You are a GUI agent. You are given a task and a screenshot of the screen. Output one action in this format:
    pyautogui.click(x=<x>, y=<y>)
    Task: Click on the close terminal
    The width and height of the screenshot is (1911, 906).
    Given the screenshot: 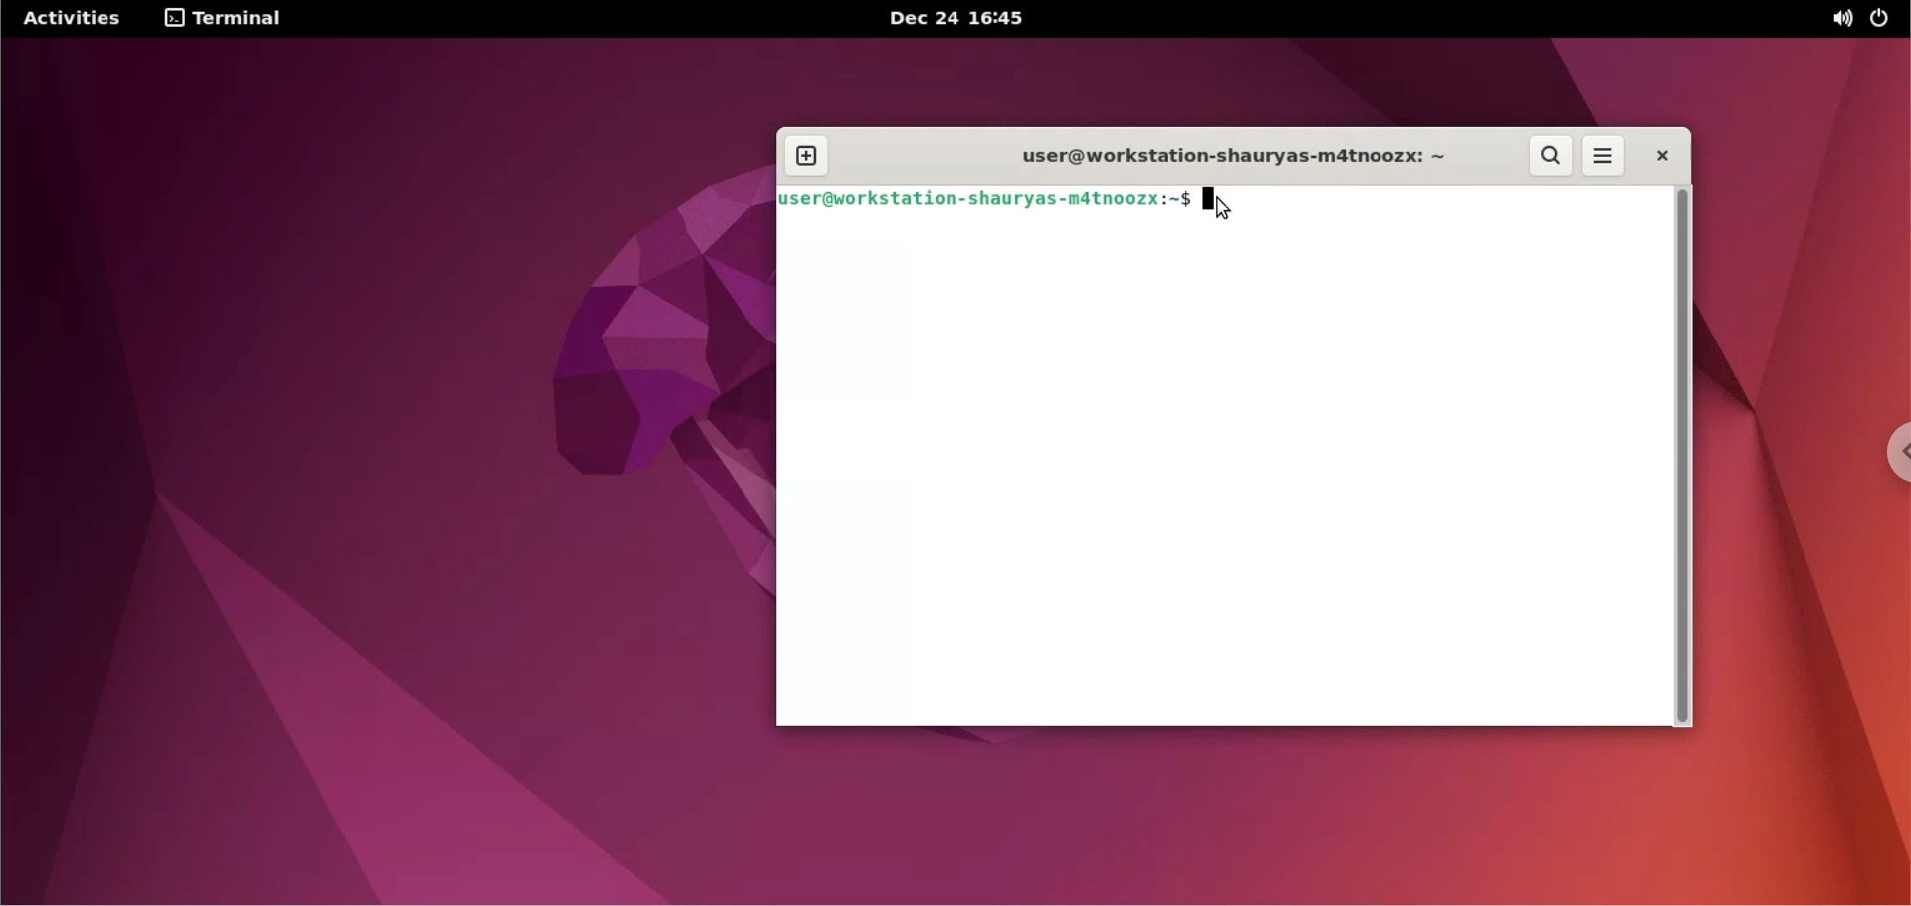 What is the action you would take?
    pyautogui.click(x=1655, y=159)
    